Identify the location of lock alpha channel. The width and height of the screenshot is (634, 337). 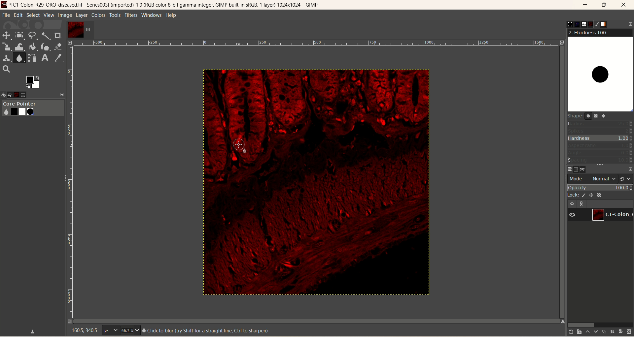
(603, 195).